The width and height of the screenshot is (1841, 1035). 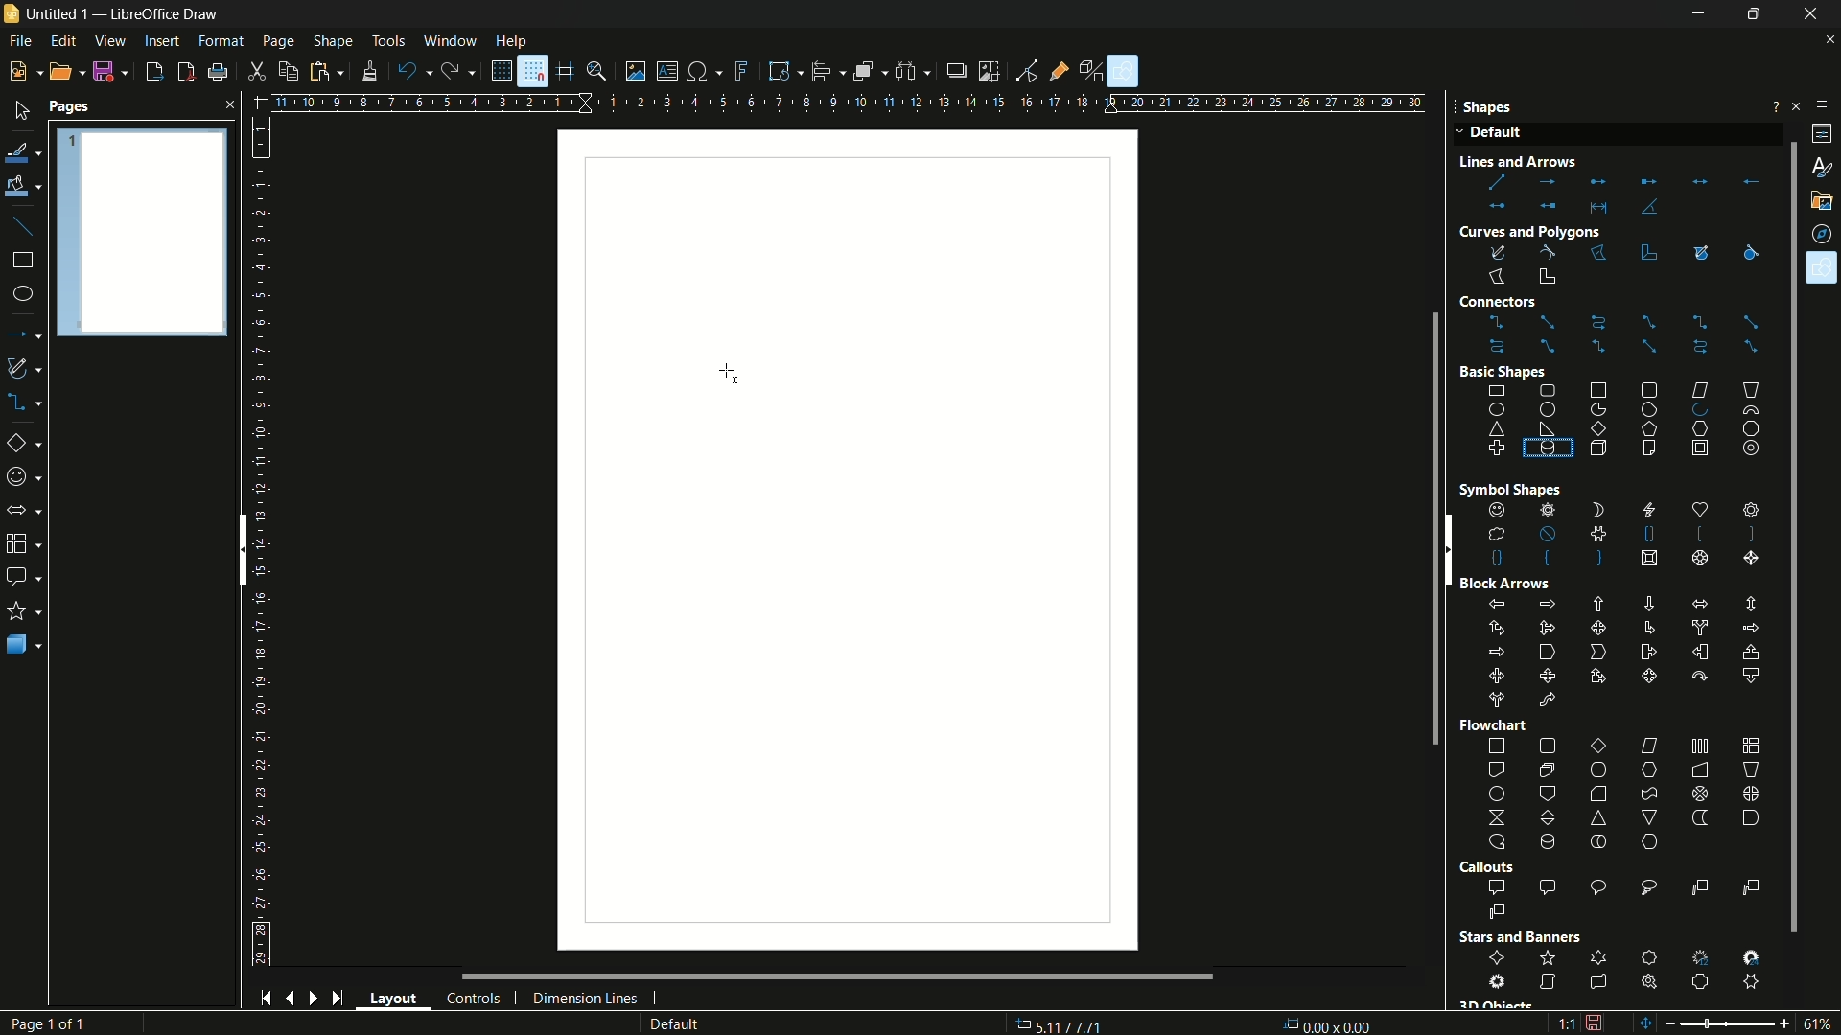 I want to click on symbol shapes, so click(x=26, y=477).